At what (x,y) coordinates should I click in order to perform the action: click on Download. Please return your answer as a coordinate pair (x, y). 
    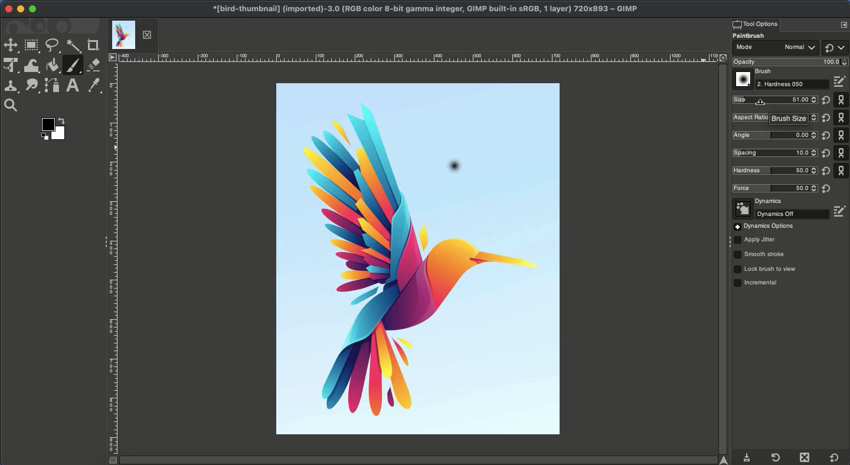
    Looking at the image, I should click on (747, 459).